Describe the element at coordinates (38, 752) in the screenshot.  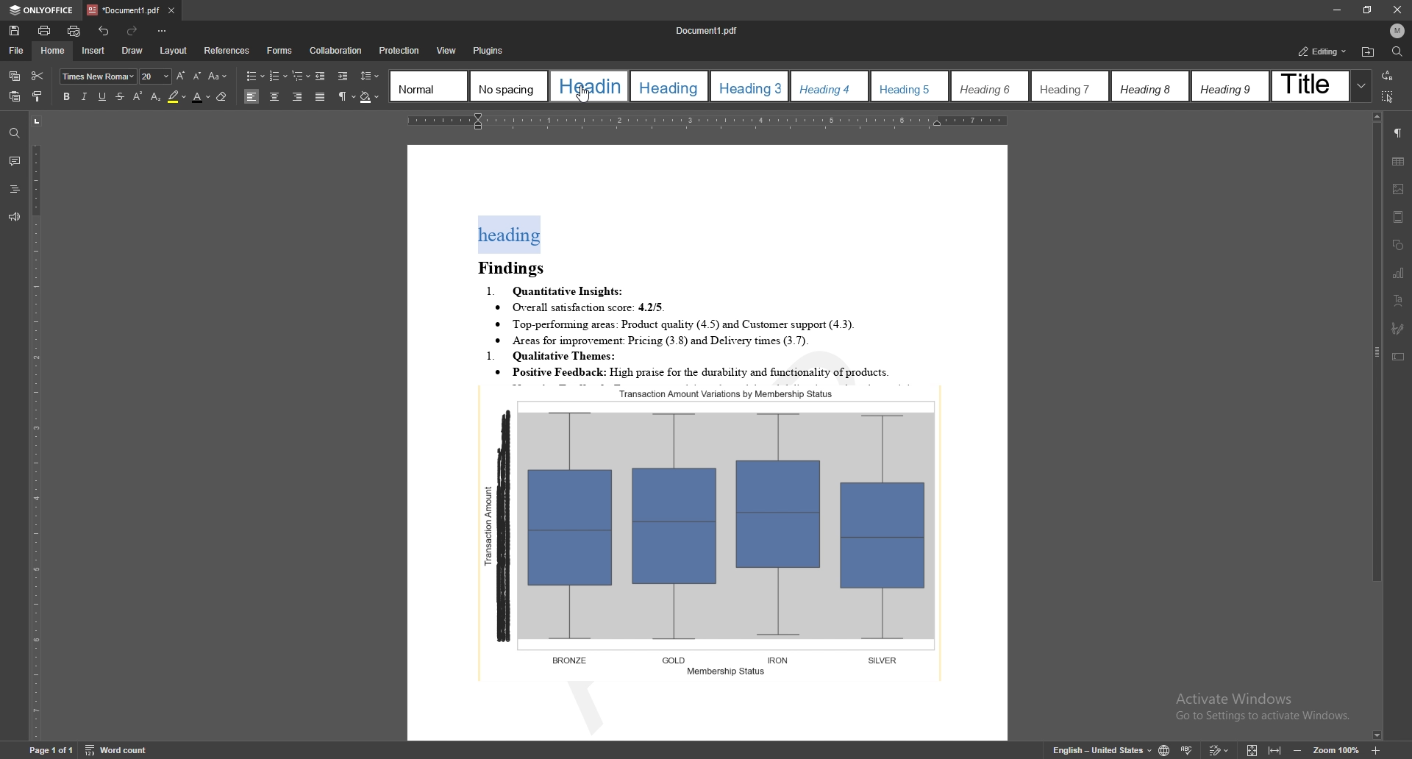
I see `Page 1 of 1` at that location.